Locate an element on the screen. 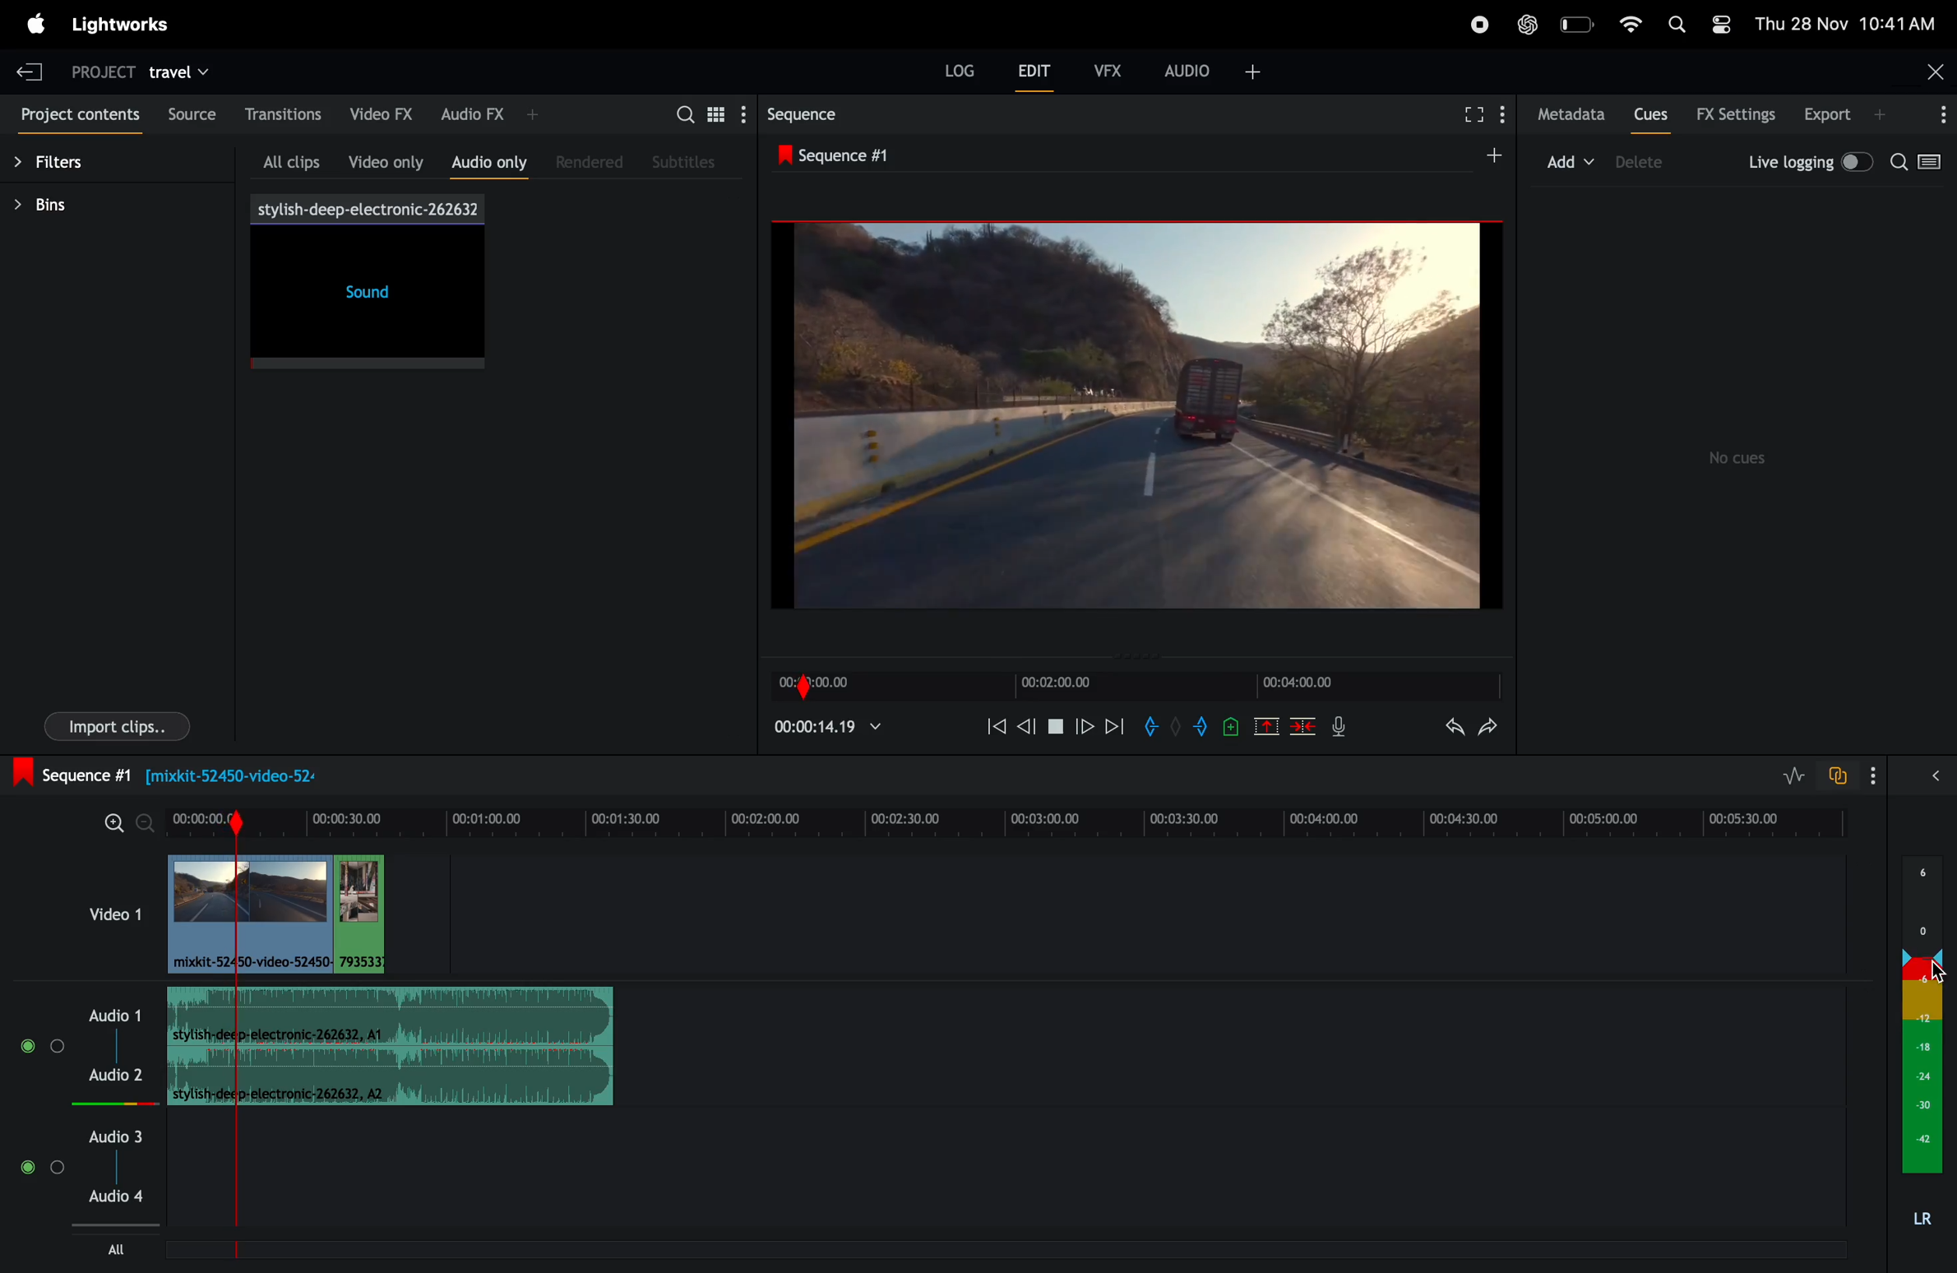 This screenshot has width=1957, height=1273. add sequence is located at coordinates (1494, 155).